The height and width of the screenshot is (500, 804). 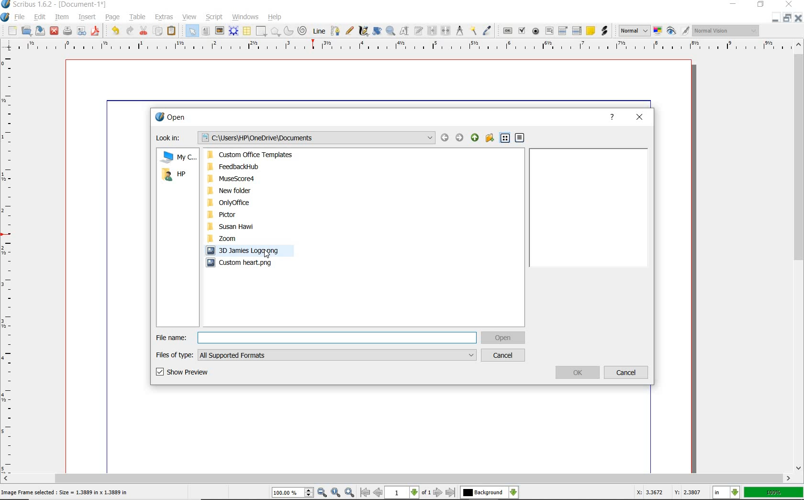 I want to click on Vertical Margin, so click(x=9, y=263).